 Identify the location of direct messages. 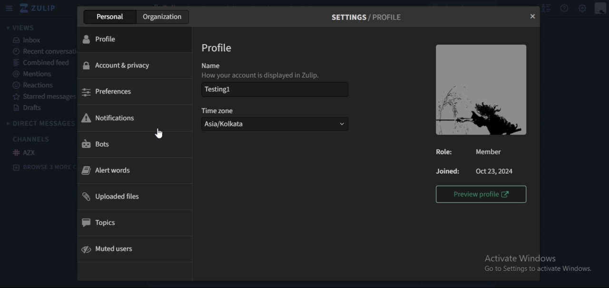
(42, 123).